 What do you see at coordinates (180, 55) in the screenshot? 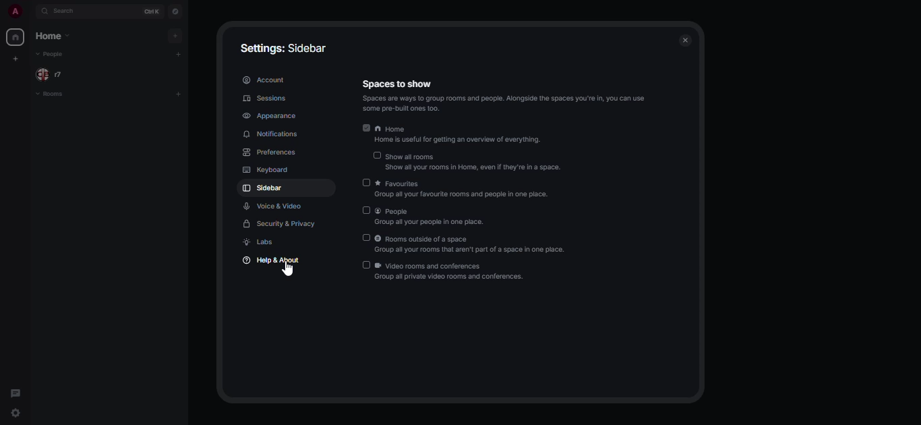
I see `add` at bounding box center [180, 55].